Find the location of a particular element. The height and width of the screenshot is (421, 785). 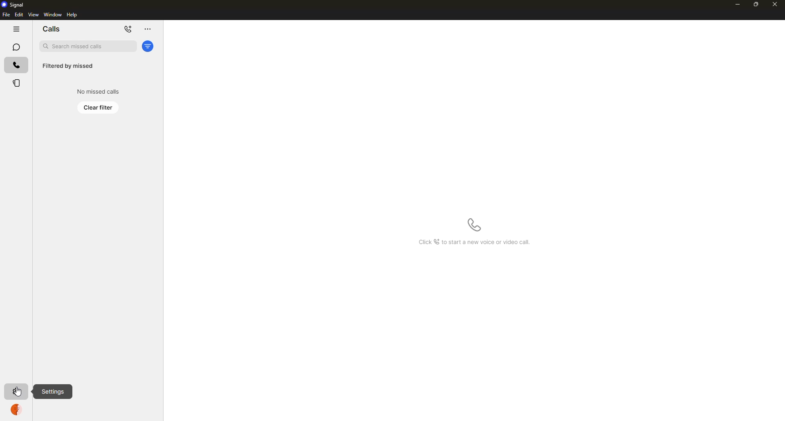

clear filter is located at coordinates (99, 107).